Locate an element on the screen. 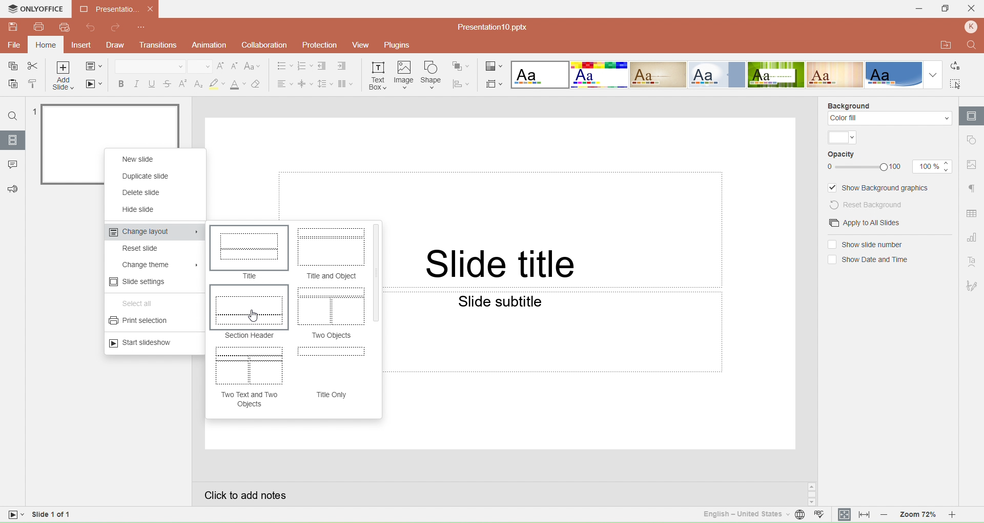 The image size is (984, 523). Protection is located at coordinates (317, 45).